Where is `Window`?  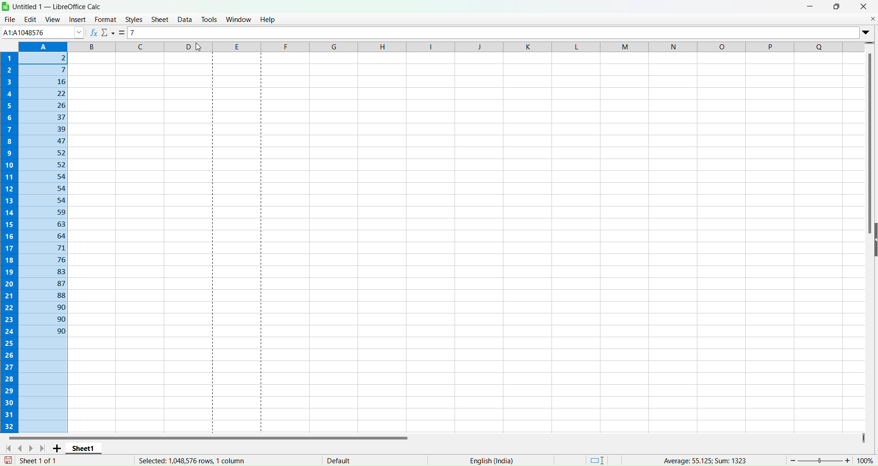 Window is located at coordinates (239, 18).